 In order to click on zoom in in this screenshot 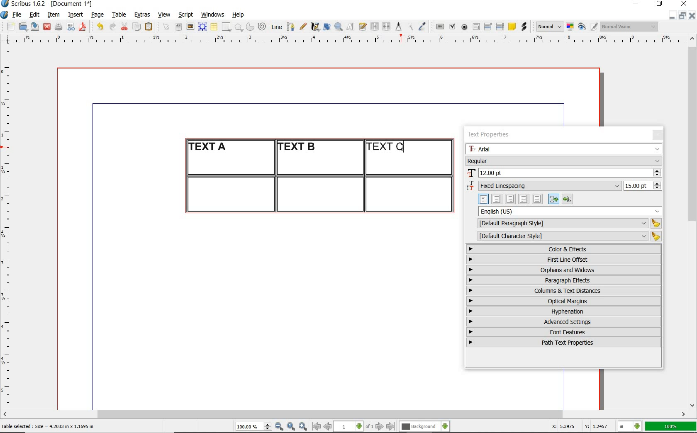, I will do `click(303, 427)`.